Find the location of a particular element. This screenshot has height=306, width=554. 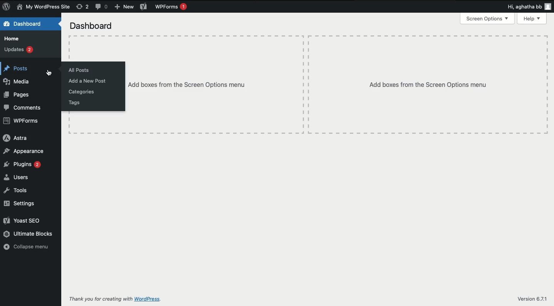

Tags is located at coordinates (76, 102).